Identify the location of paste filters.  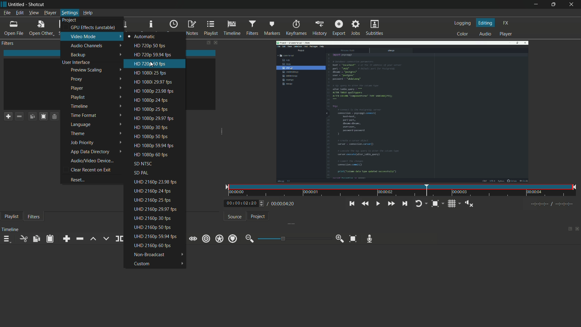
(50, 239).